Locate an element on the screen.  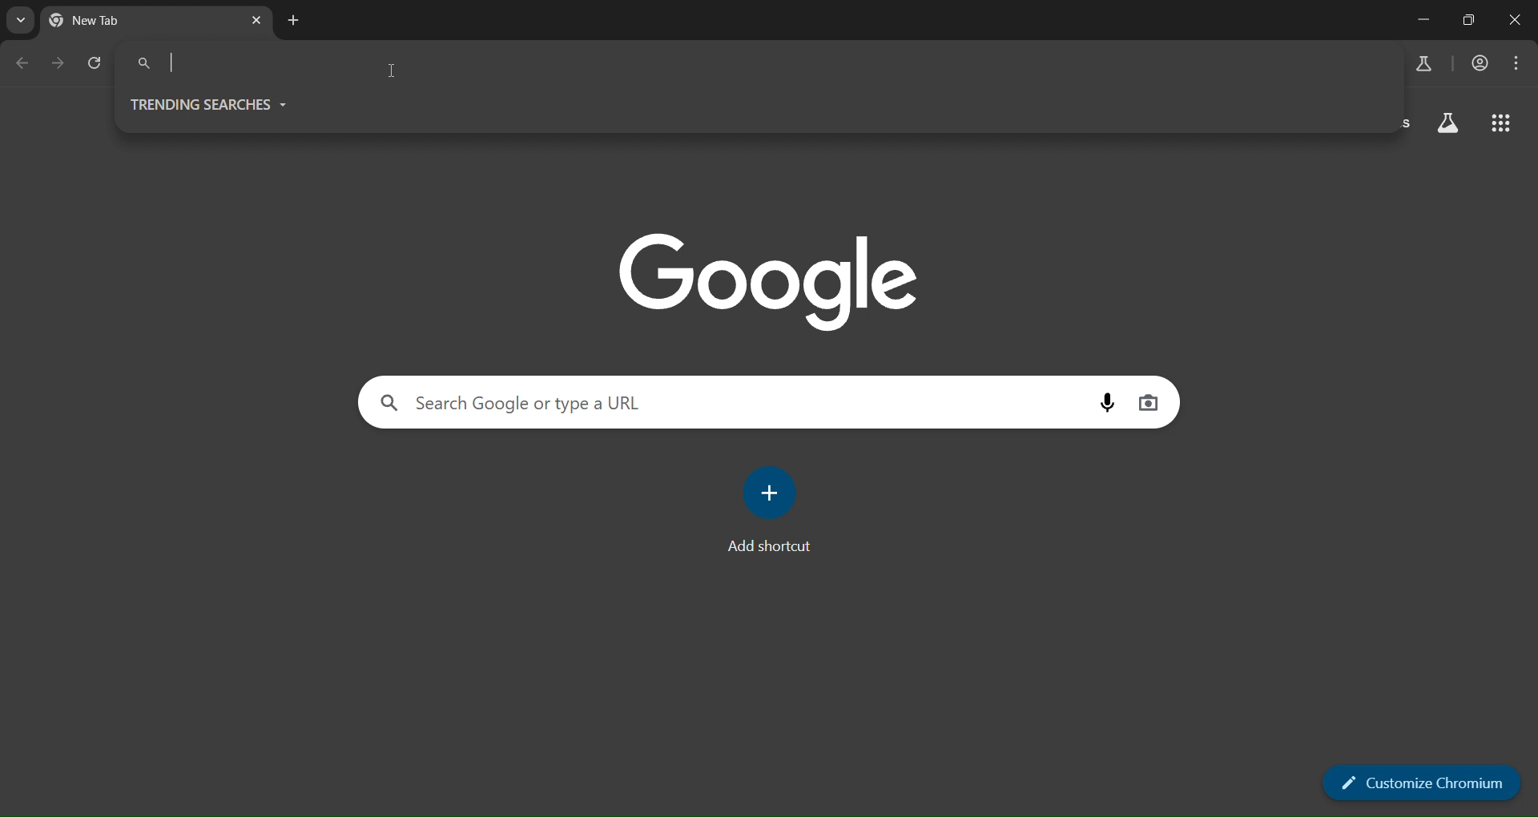
google apps is located at coordinates (1500, 126).